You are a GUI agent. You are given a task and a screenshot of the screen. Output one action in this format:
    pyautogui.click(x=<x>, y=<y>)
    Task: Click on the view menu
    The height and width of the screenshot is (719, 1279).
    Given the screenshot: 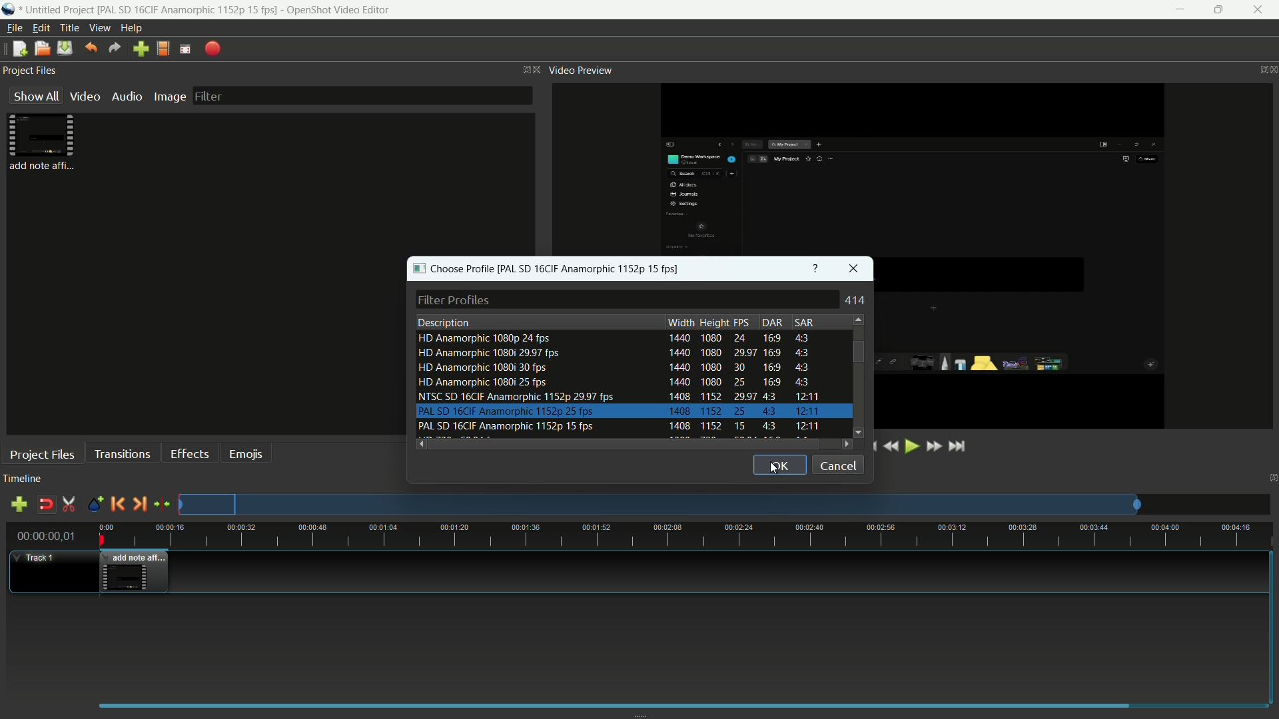 What is the action you would take?
    pyautogui.click(x=97, y=28)
    